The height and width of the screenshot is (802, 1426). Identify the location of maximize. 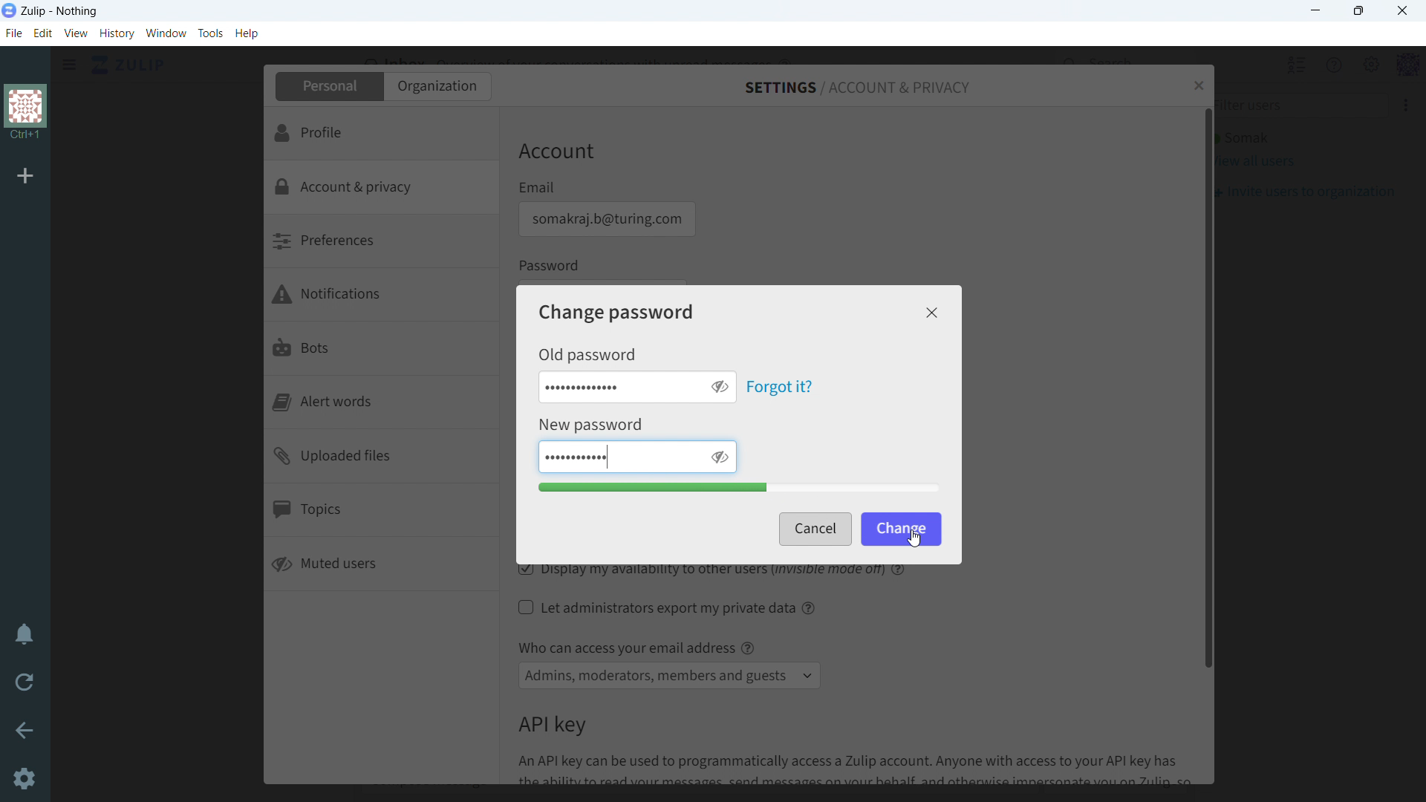
(1358, 11).